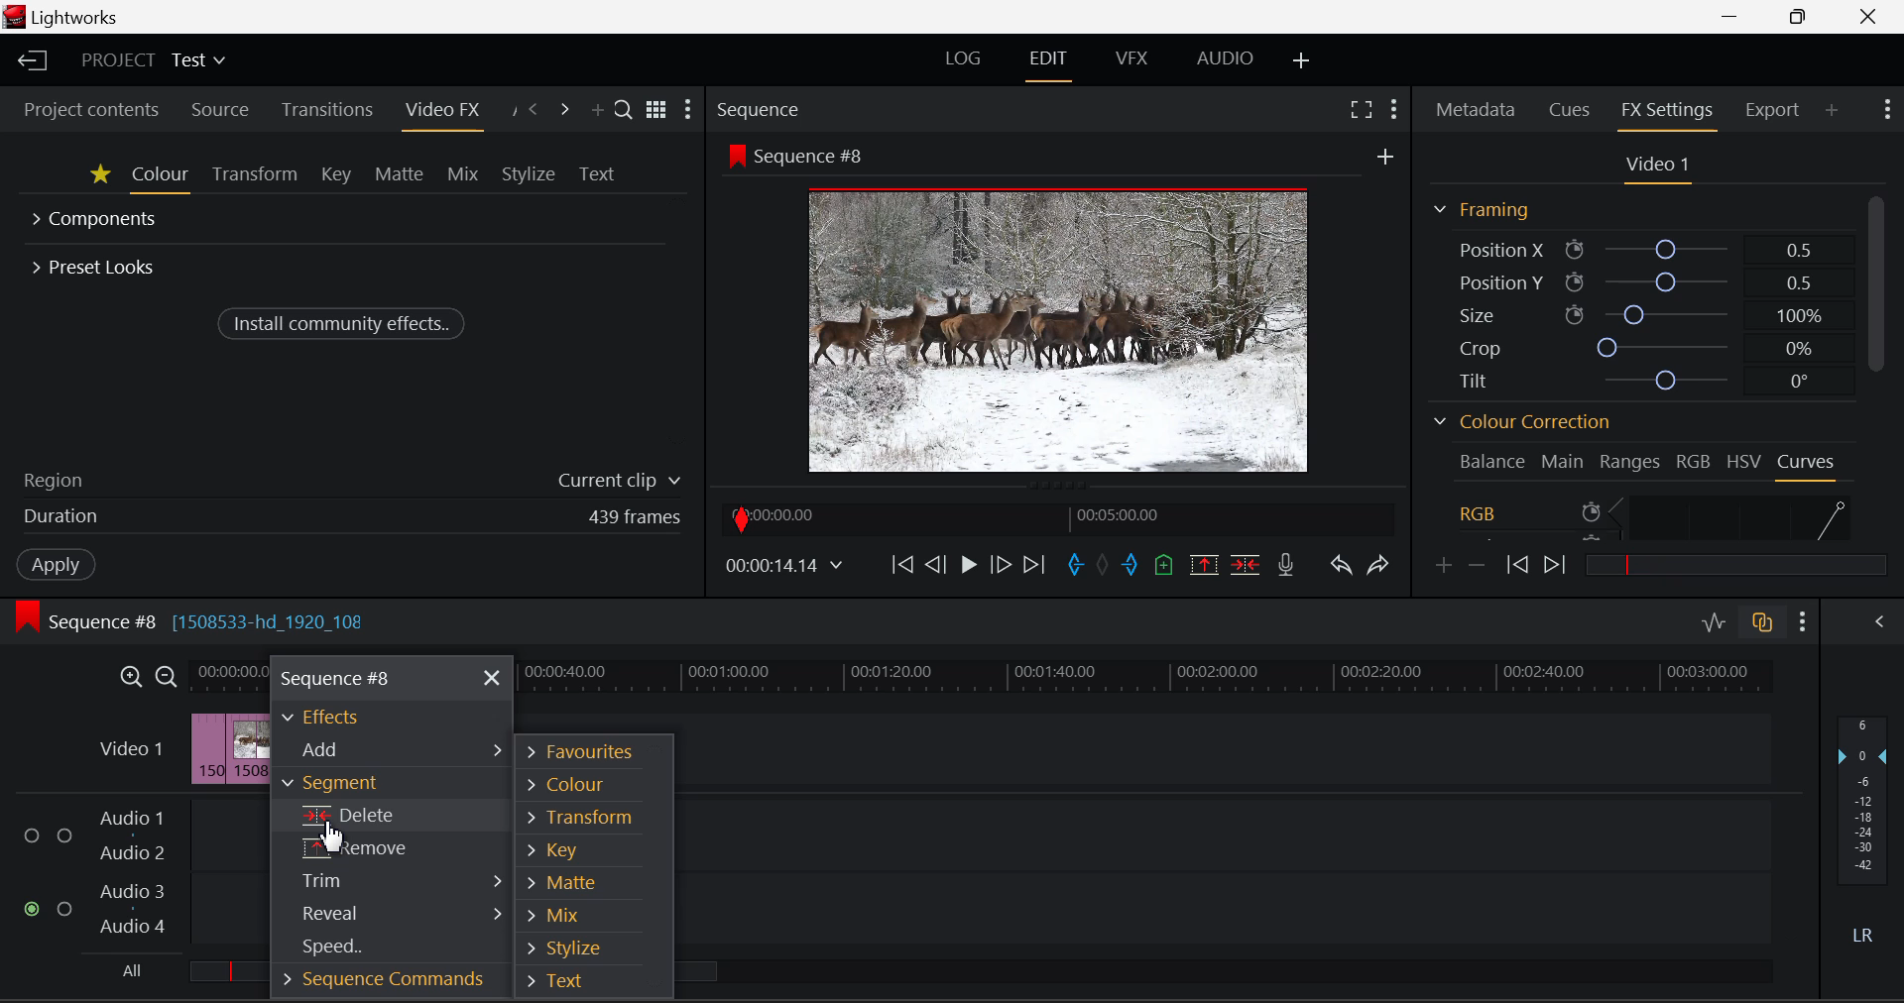 The image size is (1904, 1003). Describe the element at coordinates (80, 17) in the screenshot. I see `Lightworks` at that location.